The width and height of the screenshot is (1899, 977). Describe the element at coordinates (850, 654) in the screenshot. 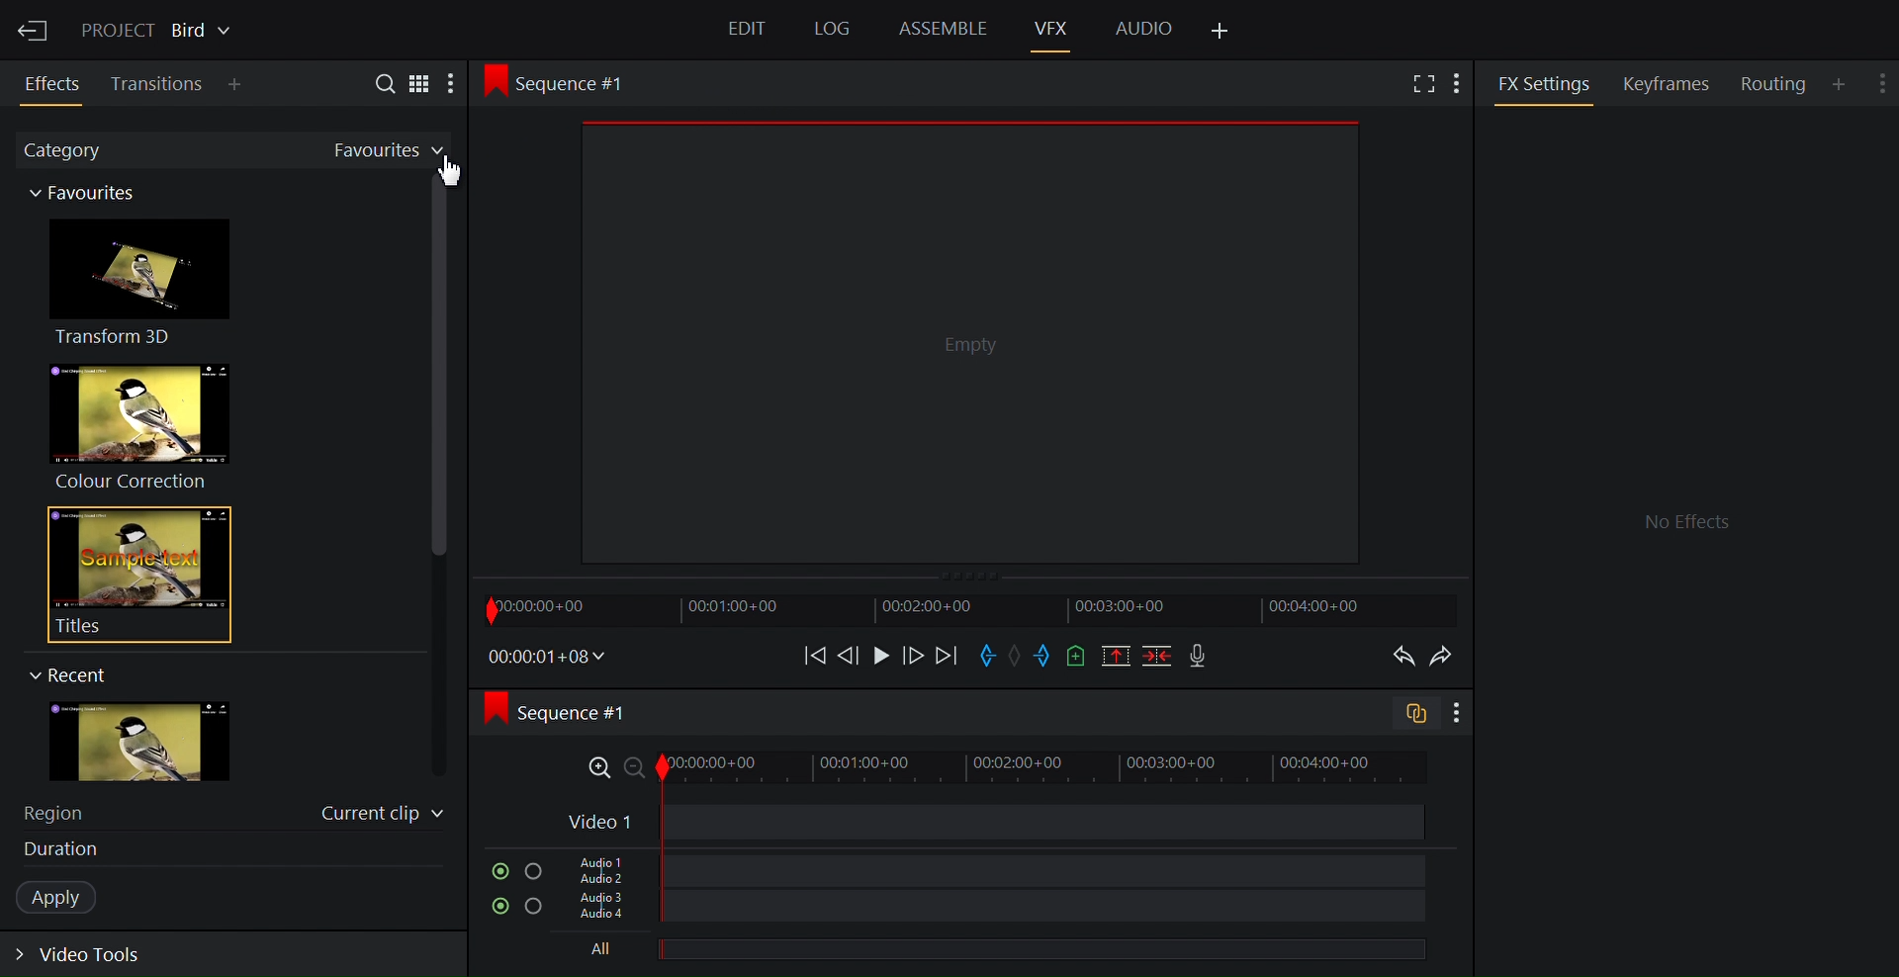

I see `Nudge one frame backwards` at that location.